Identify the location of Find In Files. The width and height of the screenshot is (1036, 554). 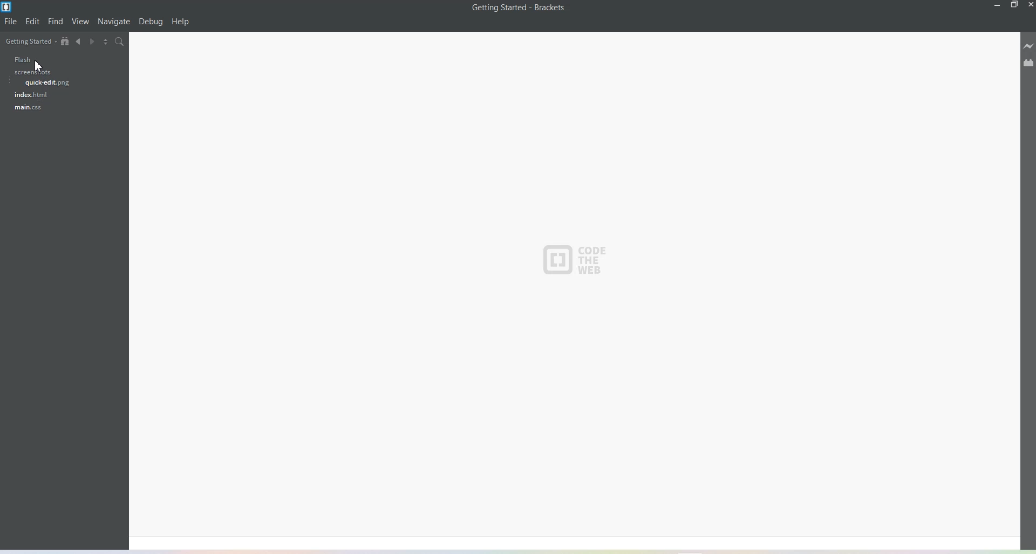
(125, 43).